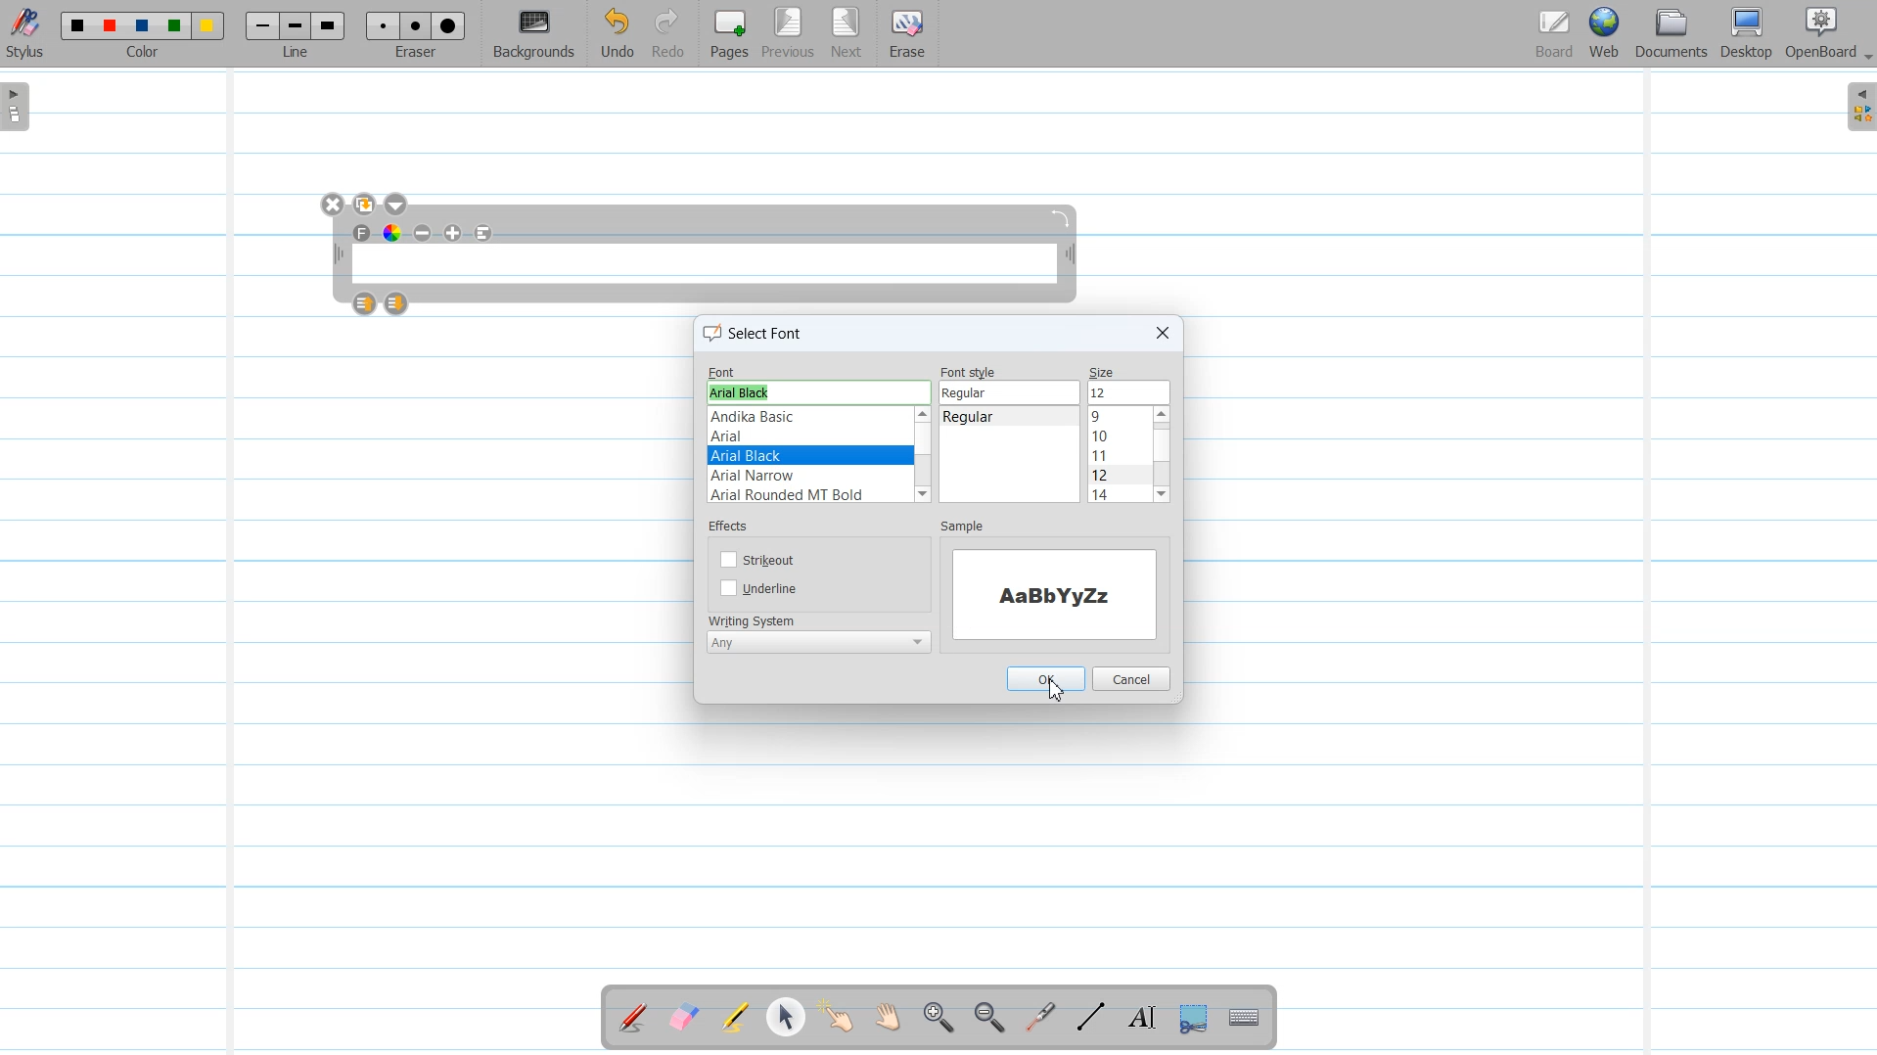  What do you see at coordinates (999, 456) in the screenshot?
I see `Font styles` at bounding box center [999, 456].